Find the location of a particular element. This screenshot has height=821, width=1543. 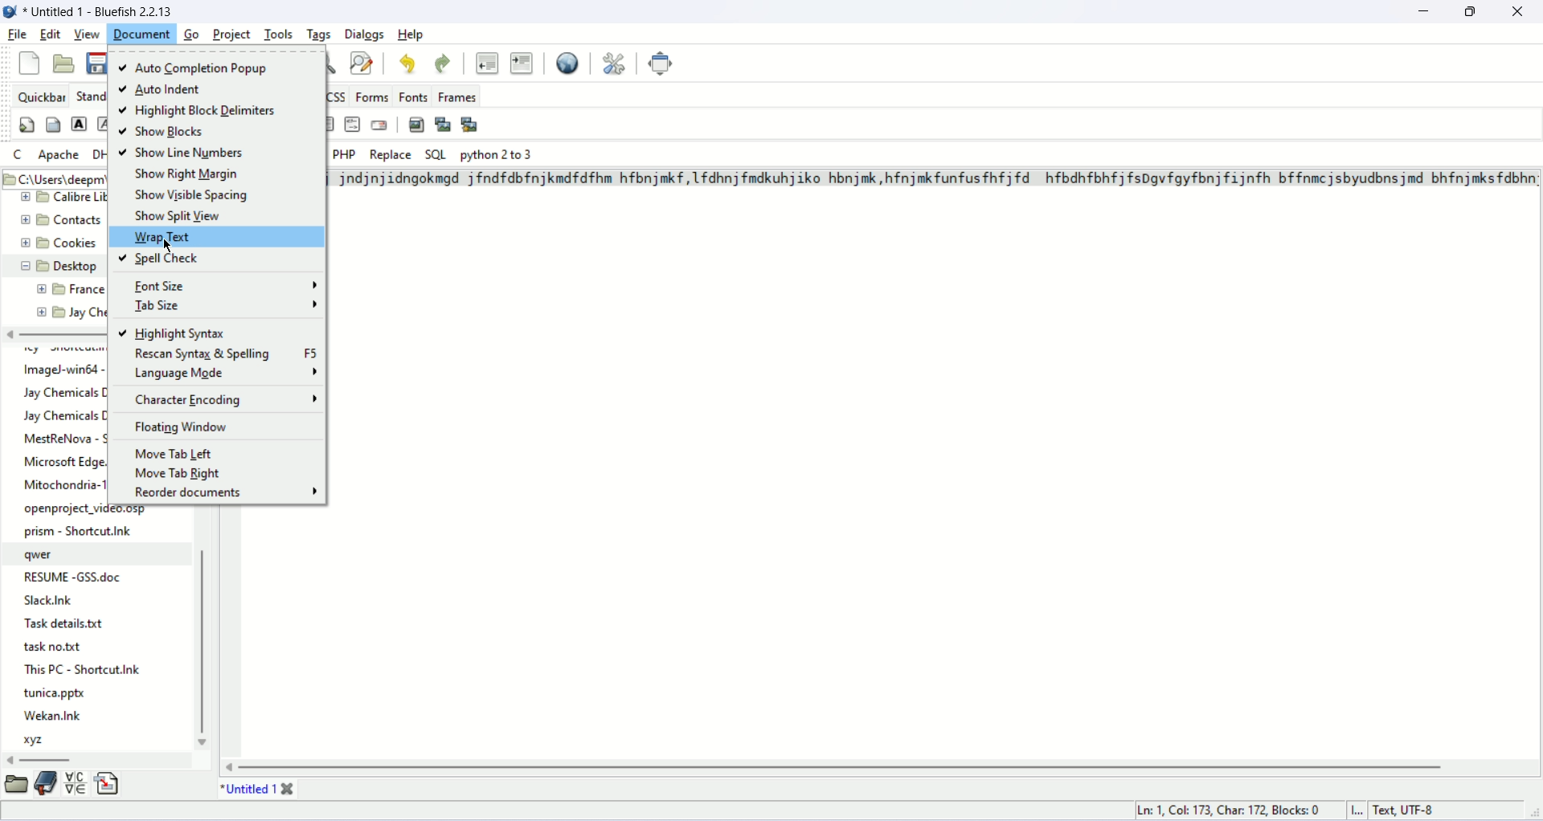

unindent is located at coordinates (484, 61).